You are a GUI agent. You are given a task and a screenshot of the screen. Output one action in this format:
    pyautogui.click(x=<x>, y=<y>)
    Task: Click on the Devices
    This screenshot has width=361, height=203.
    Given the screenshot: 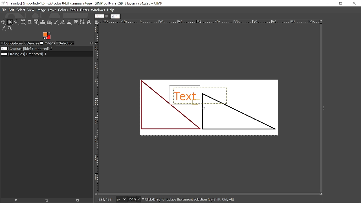 What is the action you would take?
    pyautogui.click(x=31, y=43)
    